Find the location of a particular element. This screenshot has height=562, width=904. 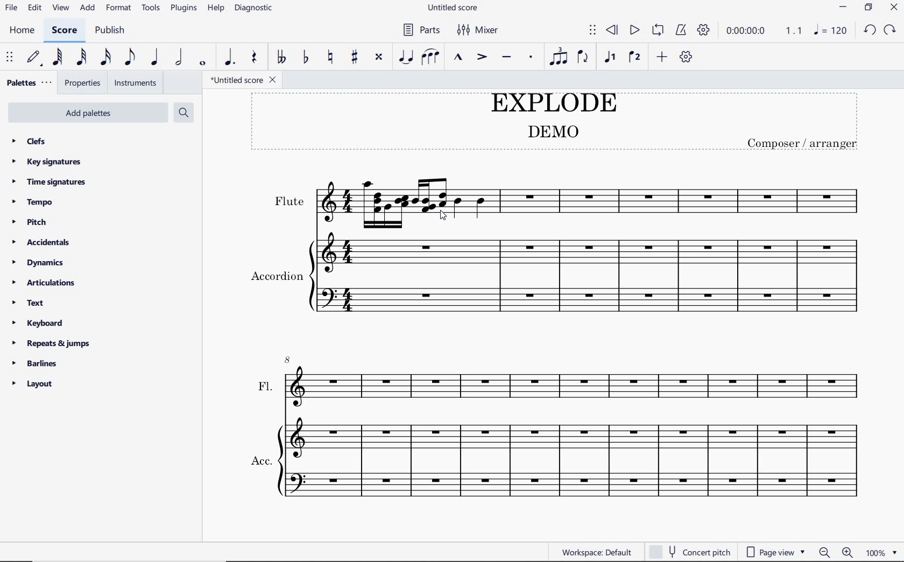

search palettes is located at coordinates (183, 113).